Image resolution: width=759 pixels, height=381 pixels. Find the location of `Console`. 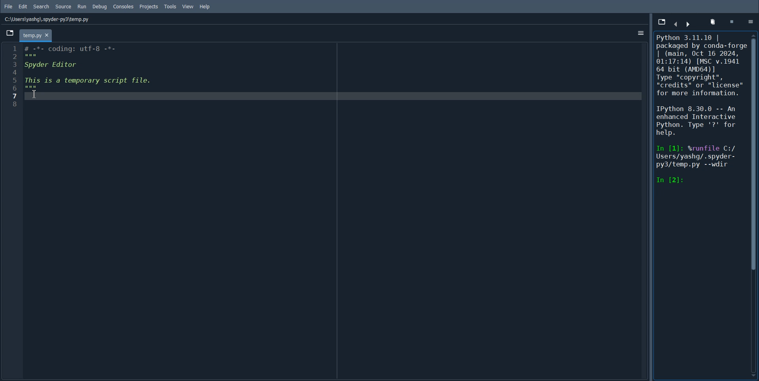

Console is located at coordinates (123, 6).